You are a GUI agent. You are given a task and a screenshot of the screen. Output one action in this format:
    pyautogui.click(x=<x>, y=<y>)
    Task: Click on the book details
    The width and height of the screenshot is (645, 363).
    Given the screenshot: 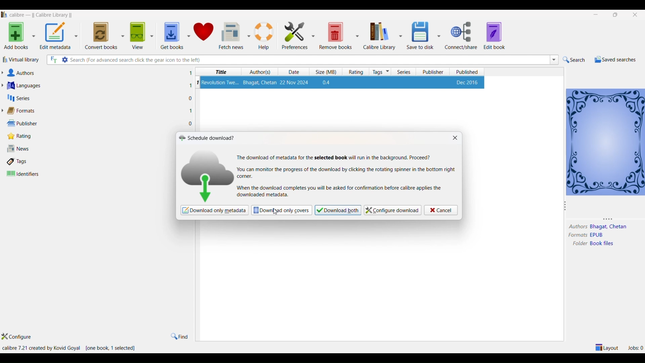 What is the action you would take?
    pyautogui.click(x=342, y=82)
    